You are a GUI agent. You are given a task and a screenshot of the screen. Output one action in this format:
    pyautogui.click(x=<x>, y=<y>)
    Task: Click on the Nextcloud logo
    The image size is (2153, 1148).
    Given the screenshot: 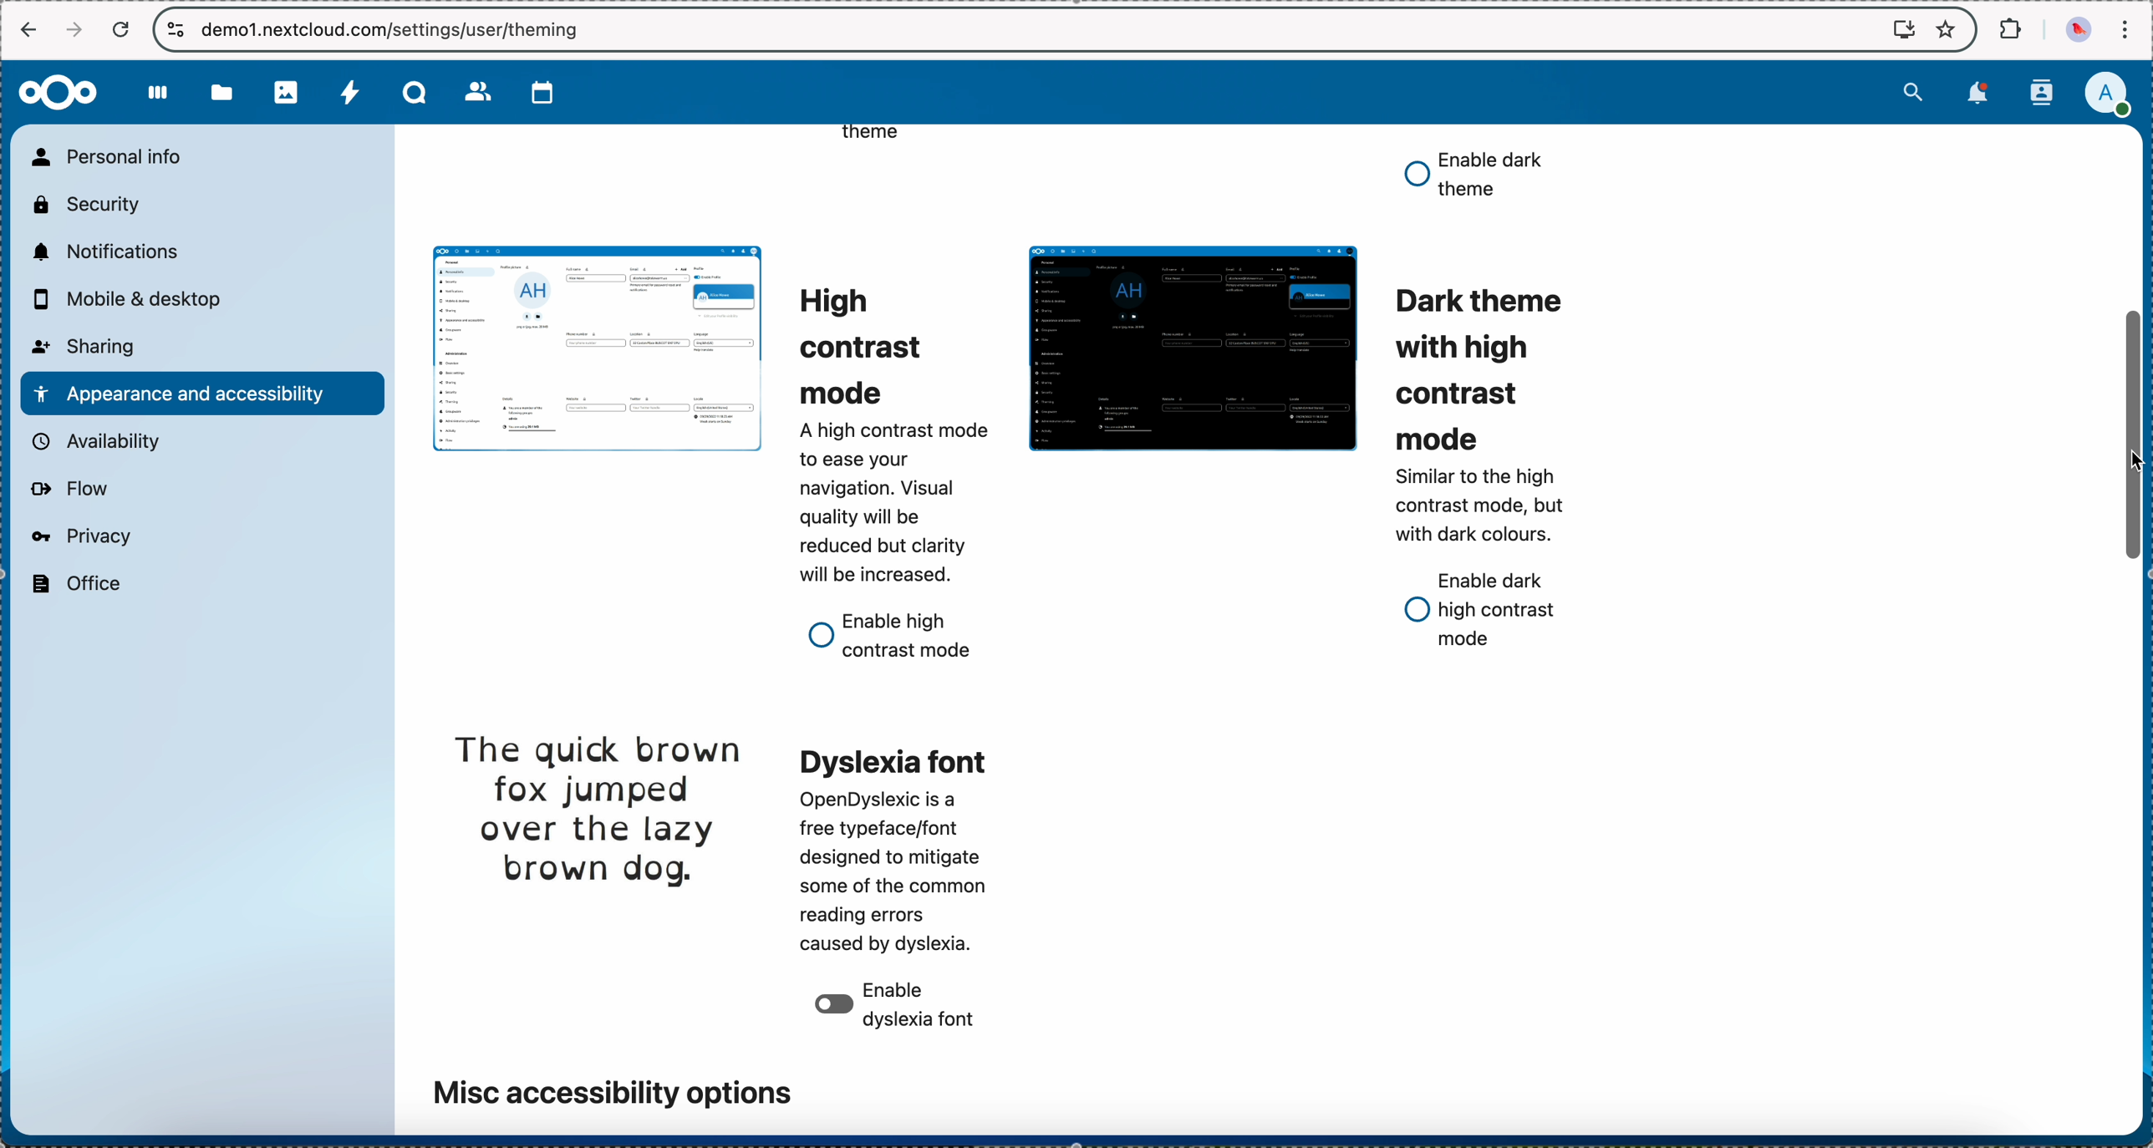 What is the action you would take?
    pyautogui.click(x=59, y=91)
    